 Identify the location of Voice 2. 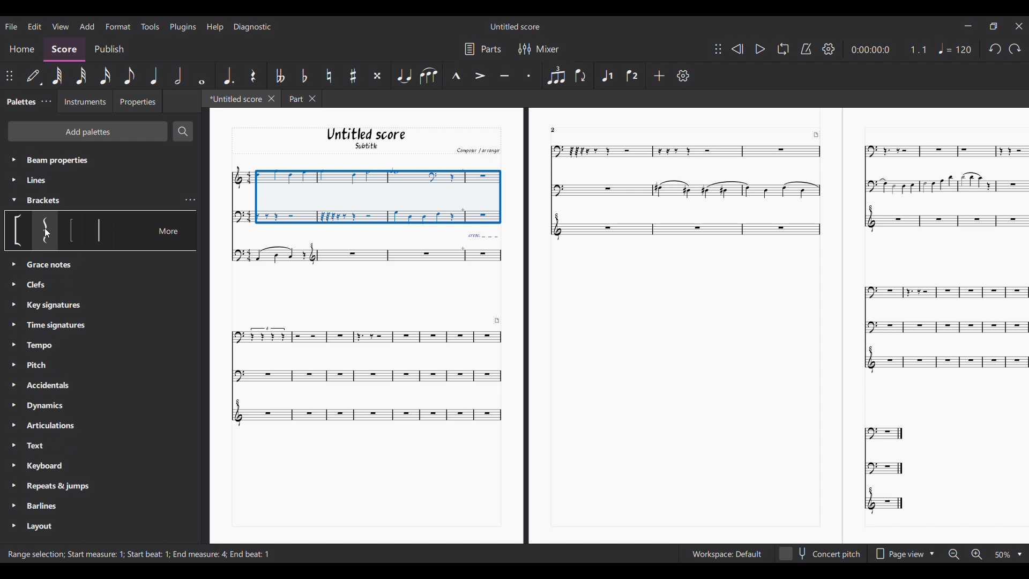
(631, 76).